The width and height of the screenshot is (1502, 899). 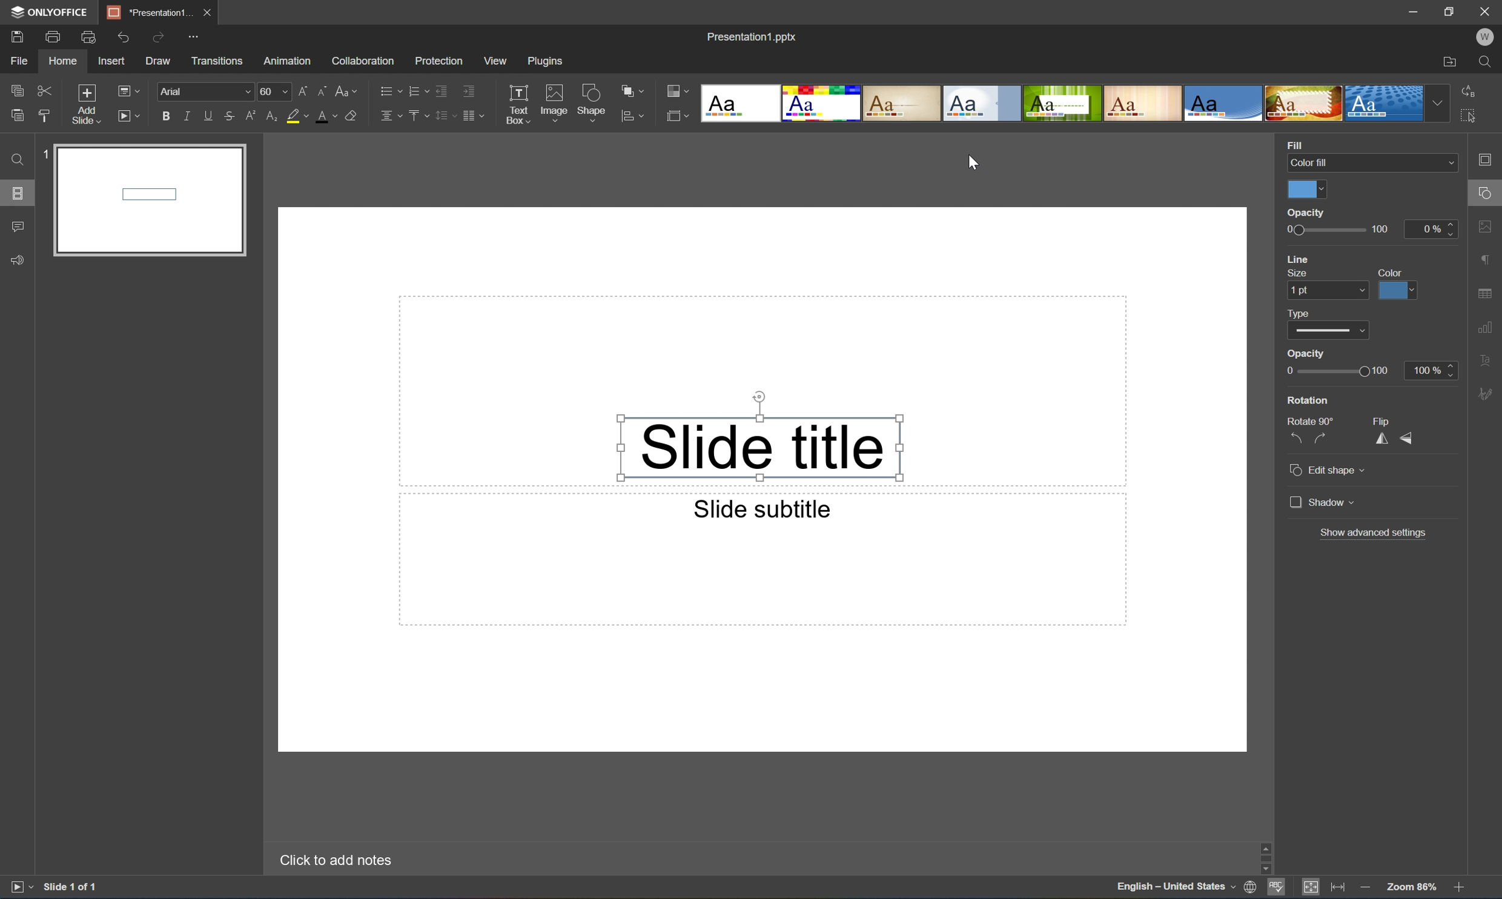 What do you see at coordinates (1299, 313) in the screenshot?
I see `Type` at bounding box center [1299, 313].